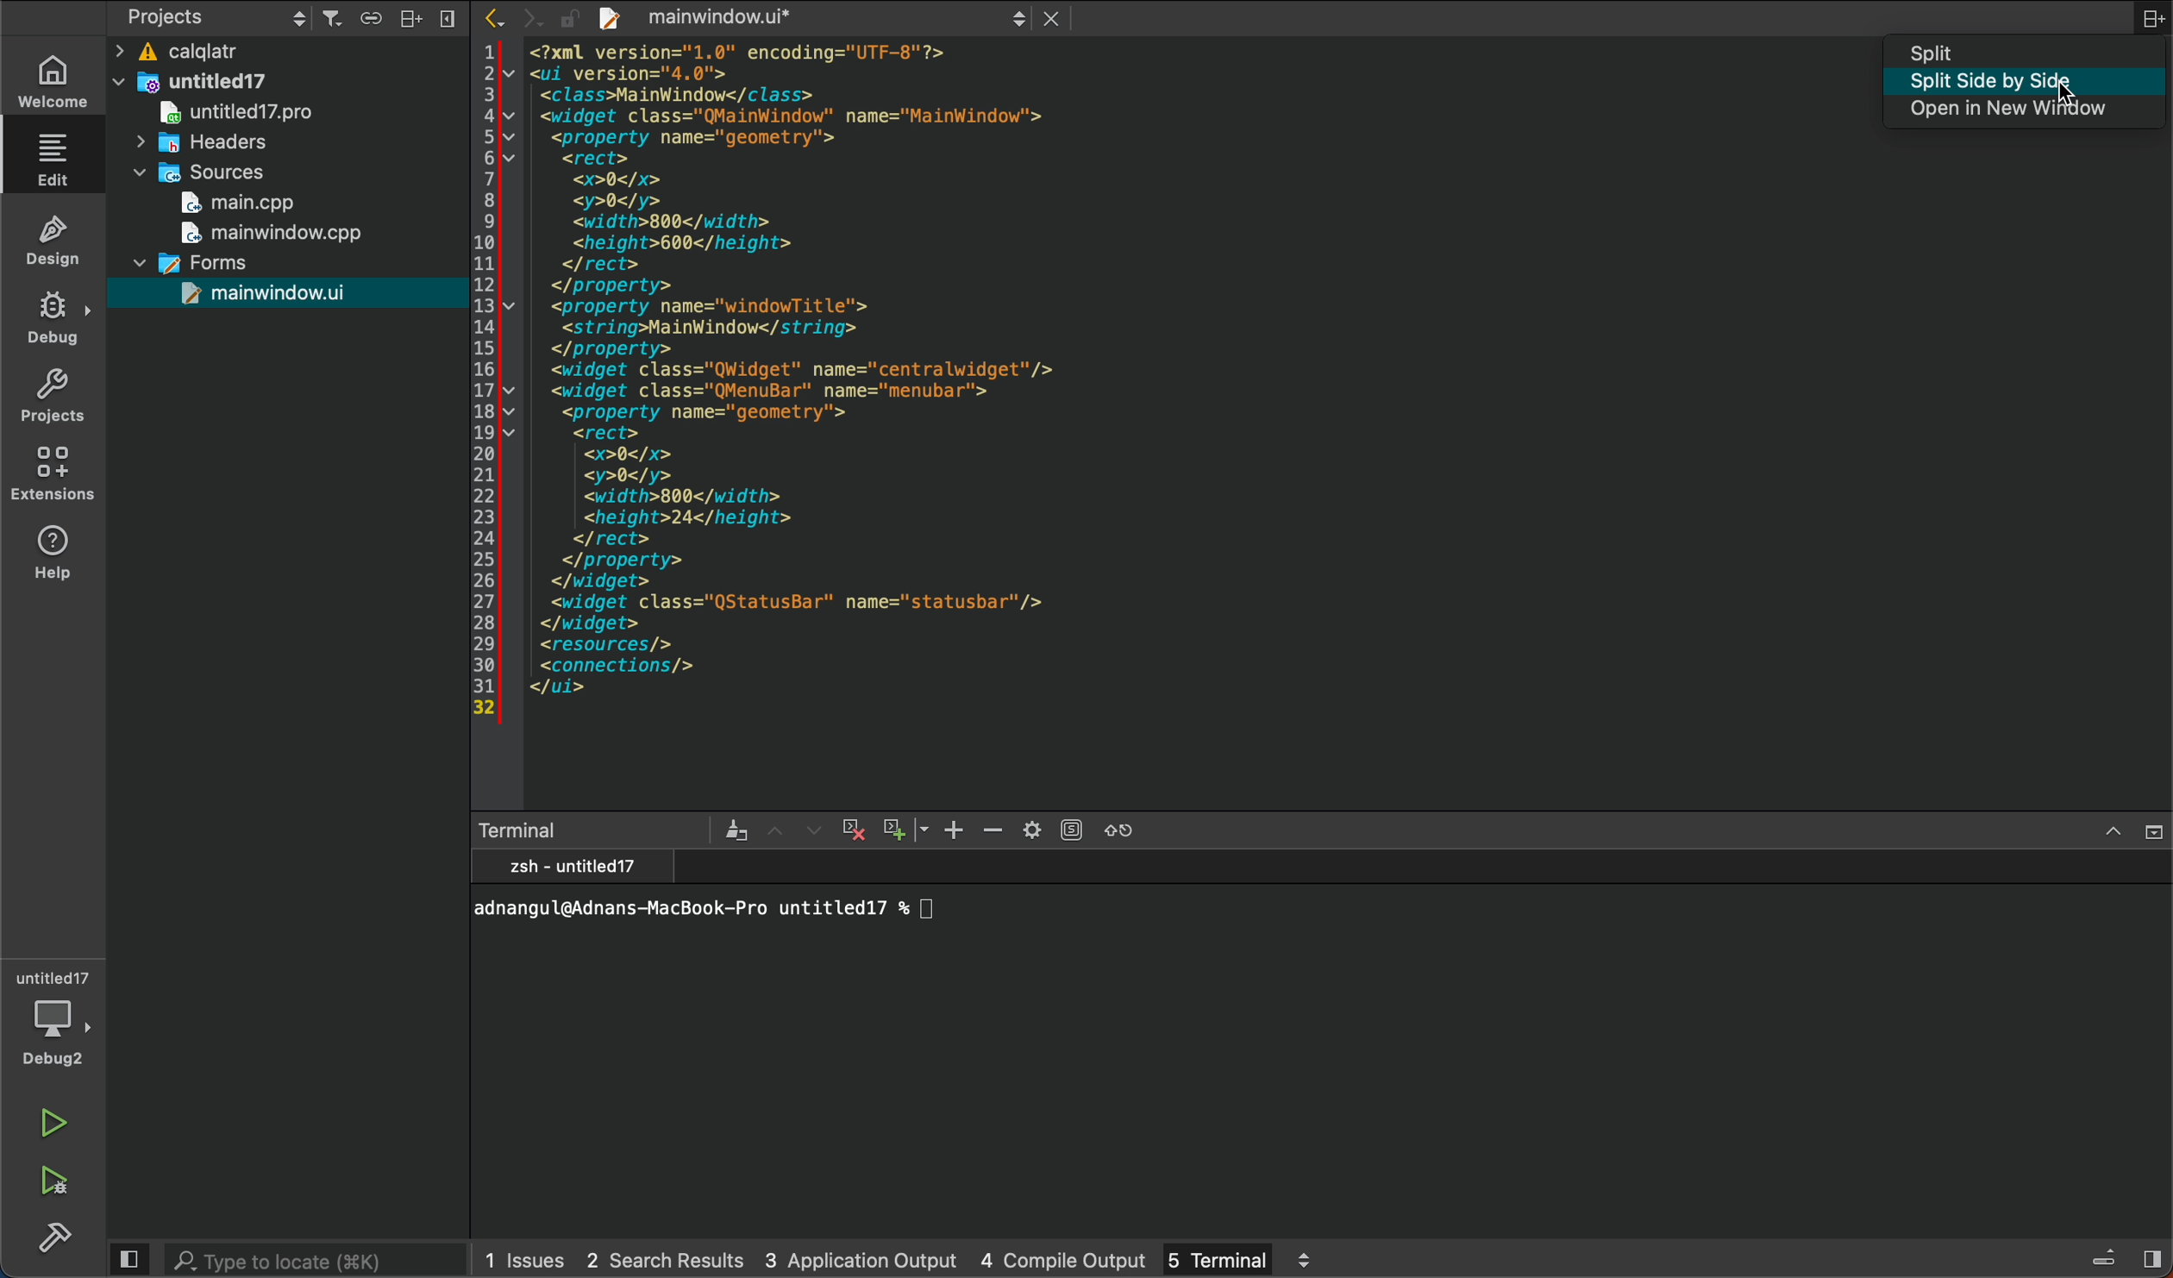  I want to click on cross, so click(850, 830).